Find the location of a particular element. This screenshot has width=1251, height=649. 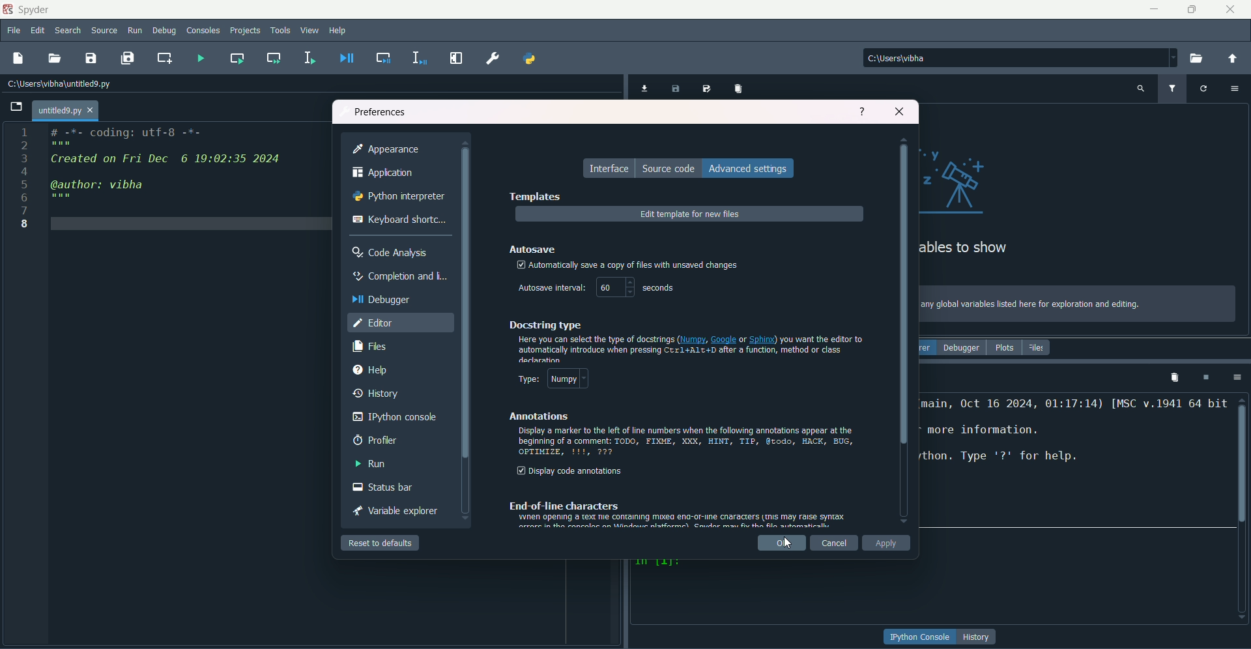

debug is located at coordinates (165, 31).